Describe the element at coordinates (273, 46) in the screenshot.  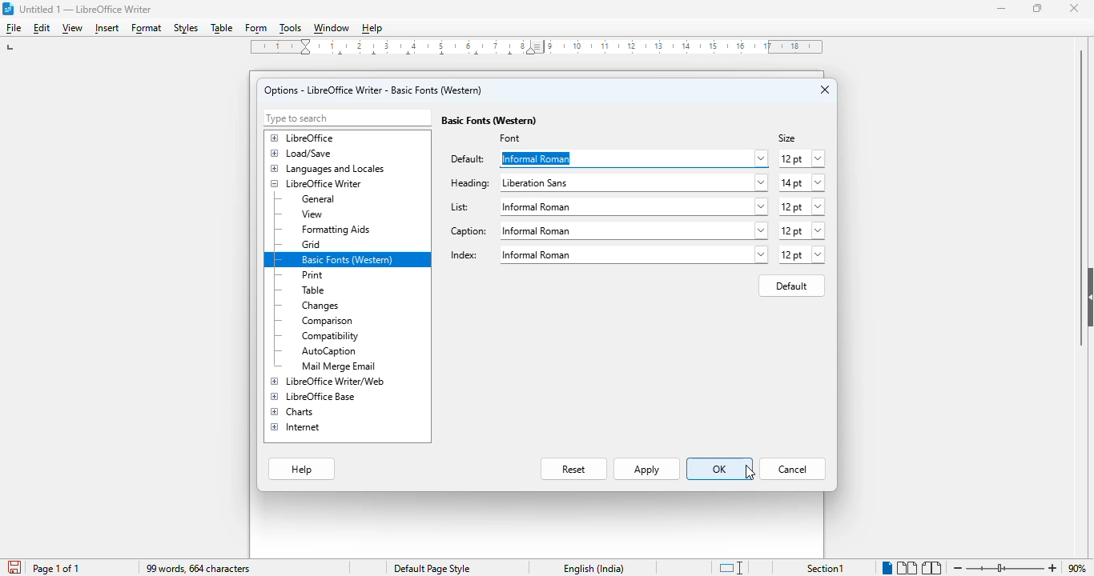
I see `1` at that location.